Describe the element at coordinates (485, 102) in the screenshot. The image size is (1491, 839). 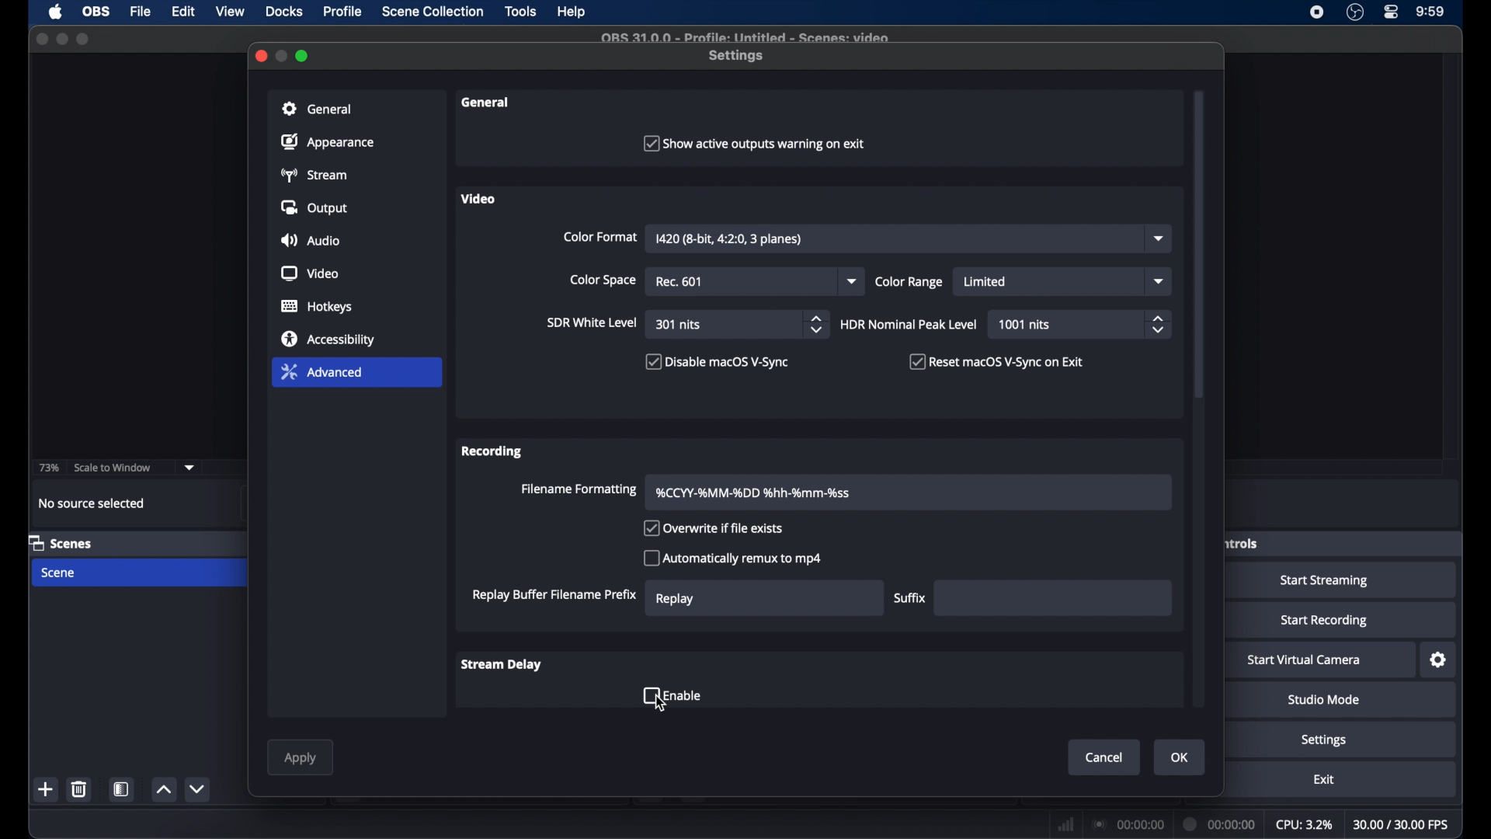
I see `general` at that location.